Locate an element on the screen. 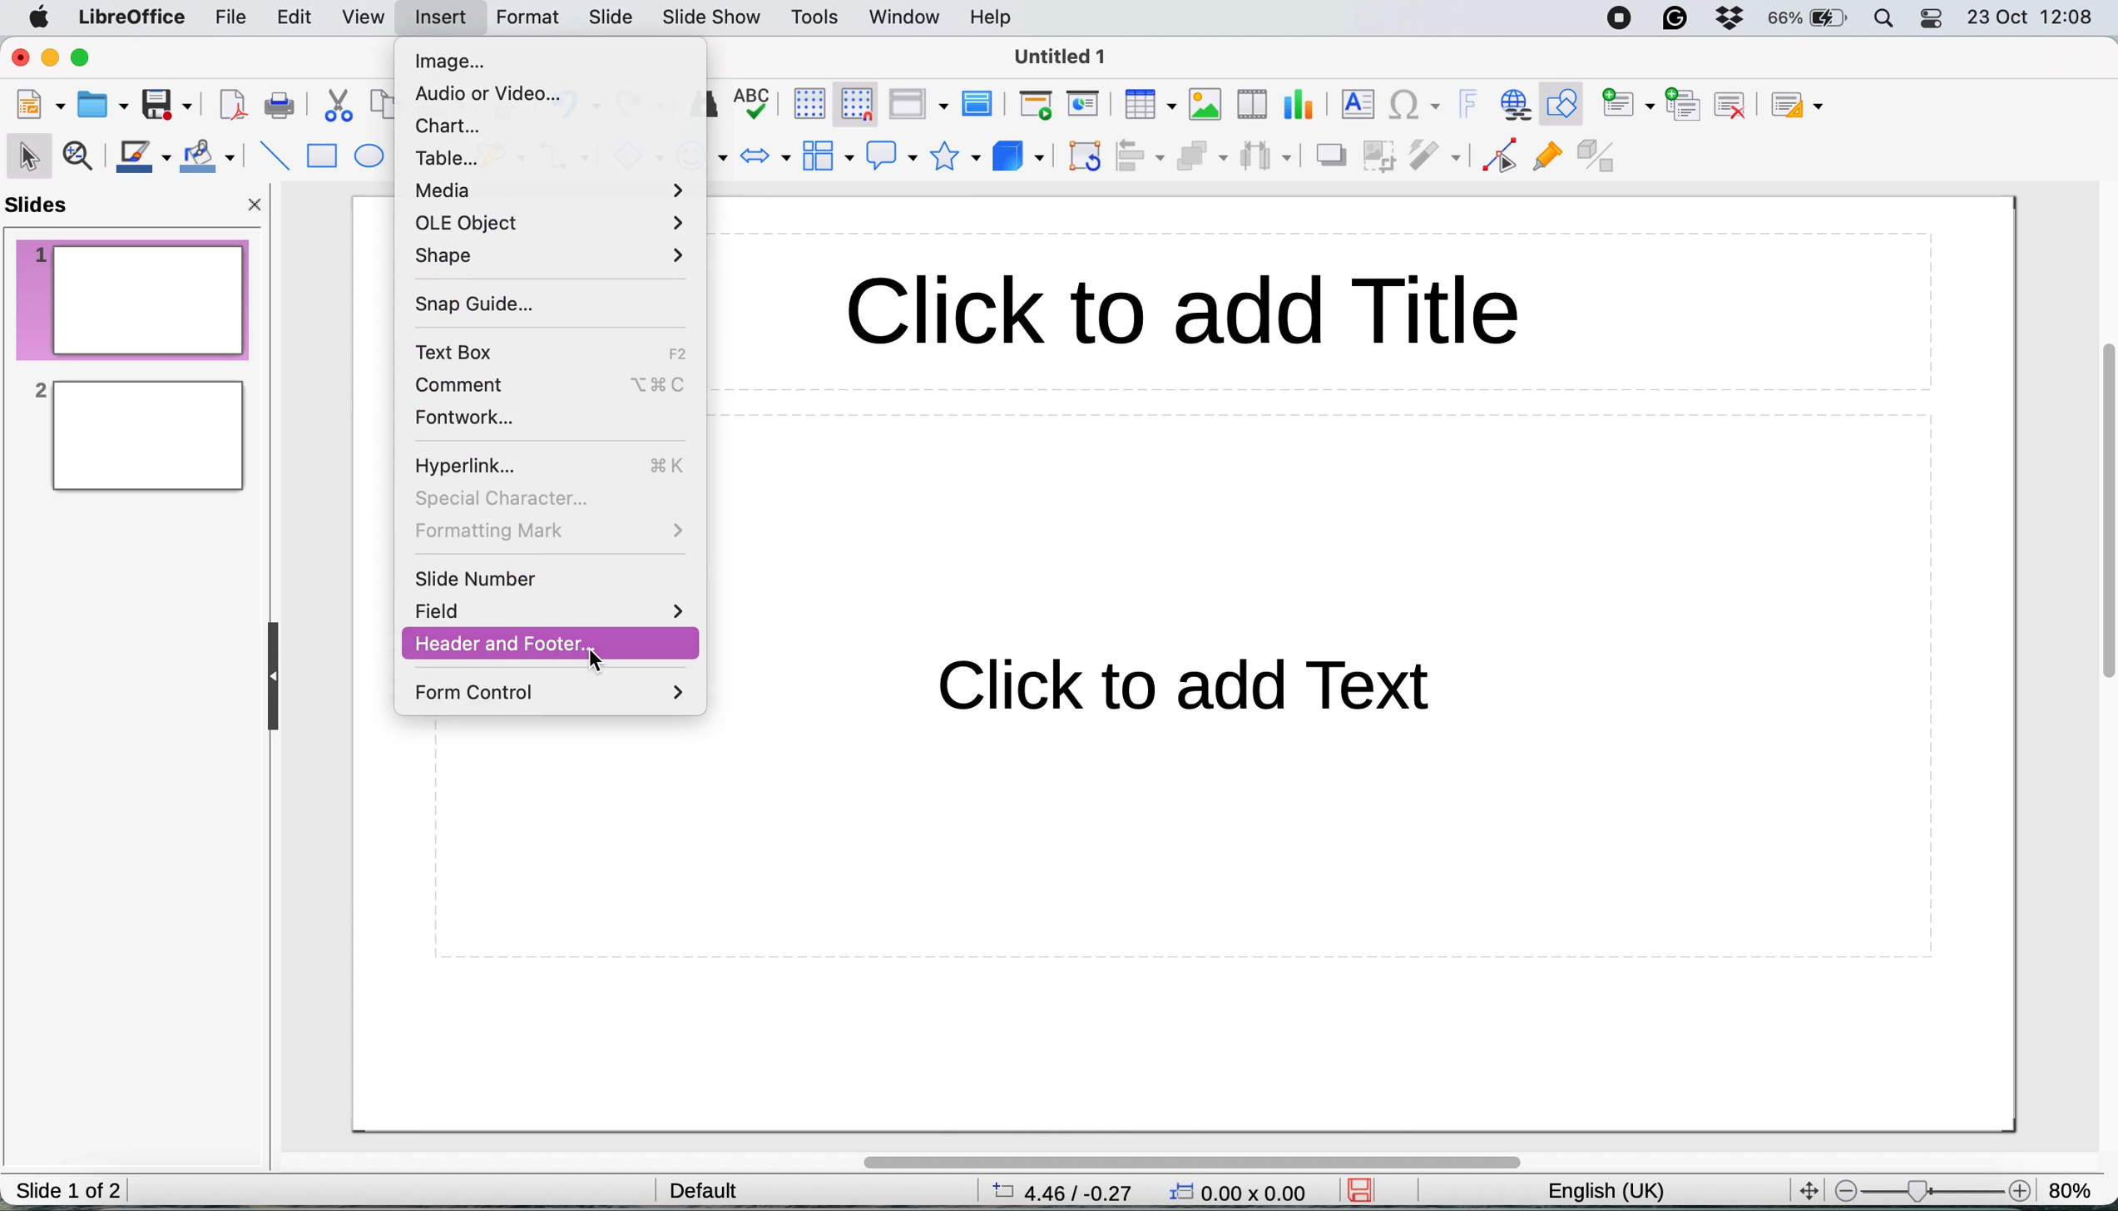 The width and height of the screenshot is (2118, 1211). audio or video is located at coordinates (487, 93).